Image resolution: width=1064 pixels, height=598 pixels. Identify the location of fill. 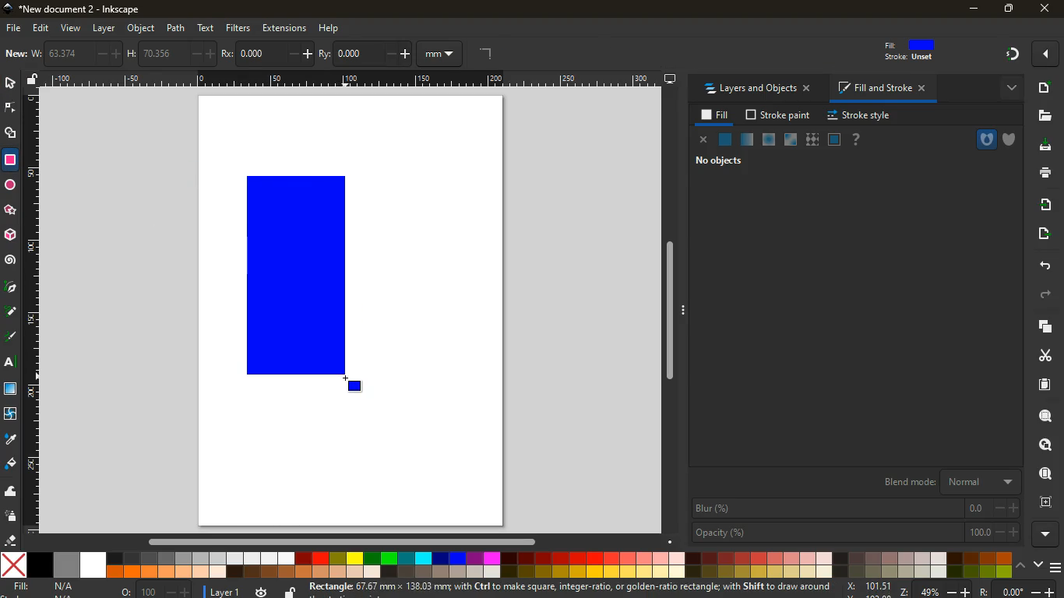
(50, 587).